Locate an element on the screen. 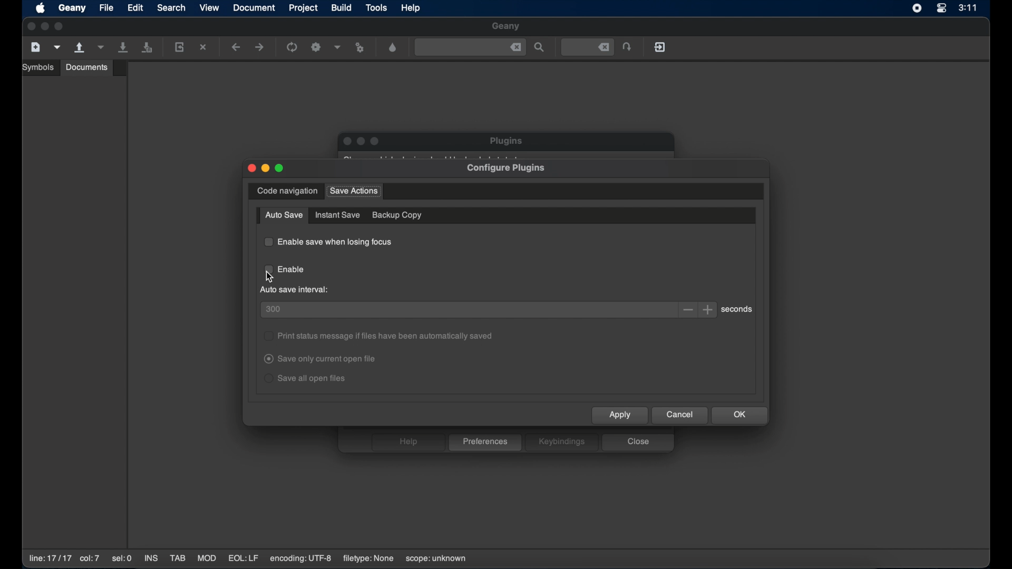  maximize is located at coordinates (376, 141).